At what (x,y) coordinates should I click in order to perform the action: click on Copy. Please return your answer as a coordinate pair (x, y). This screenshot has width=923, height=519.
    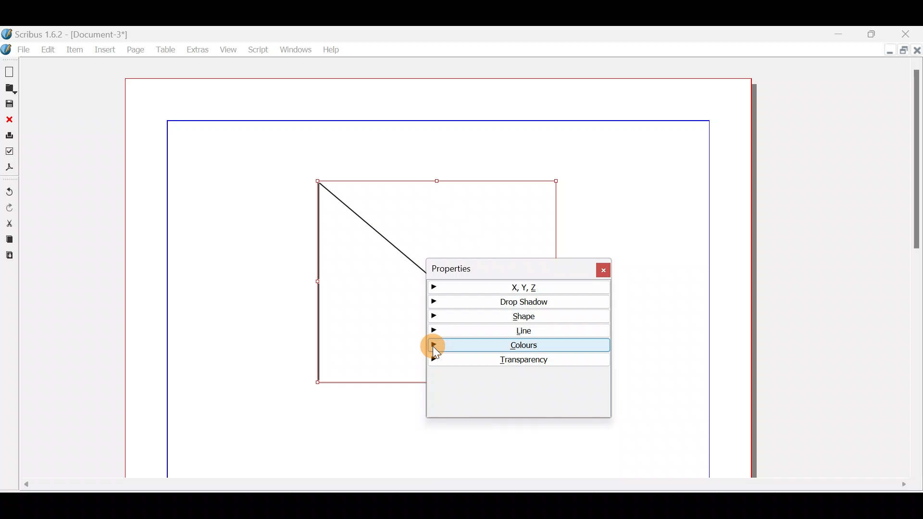
    Looking at the image, I should click on (9, 238).